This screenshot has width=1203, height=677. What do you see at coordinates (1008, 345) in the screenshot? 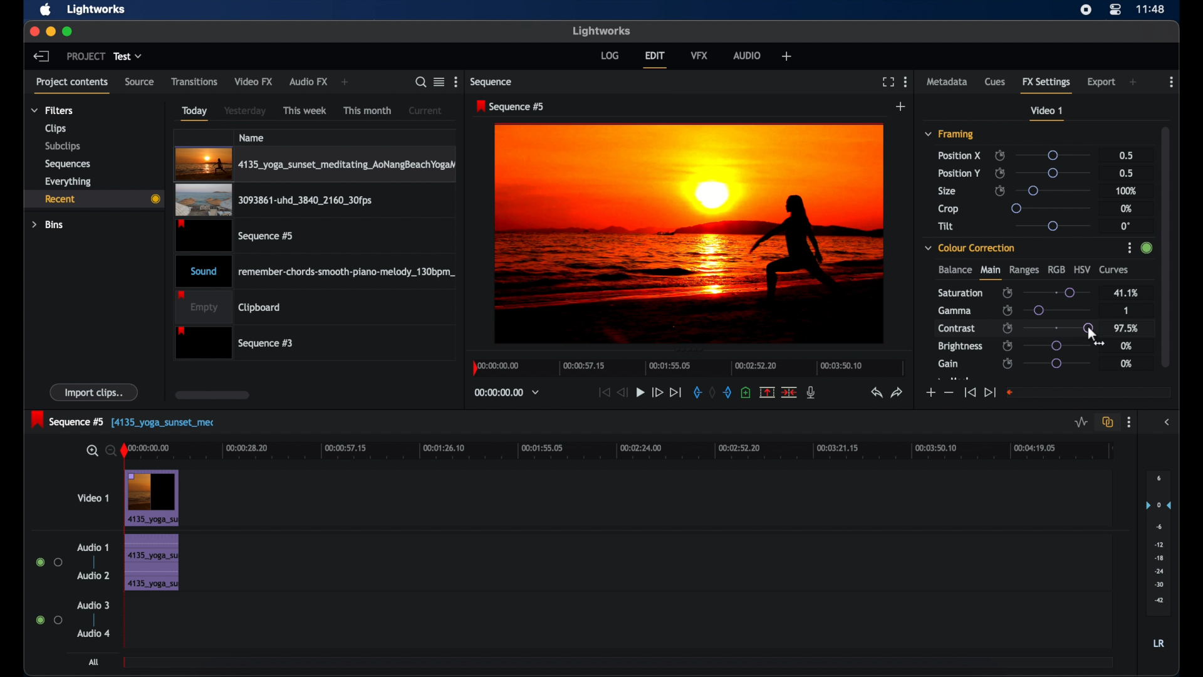
I see `enable/disable keyframes` at bounding box center [1008, 345].